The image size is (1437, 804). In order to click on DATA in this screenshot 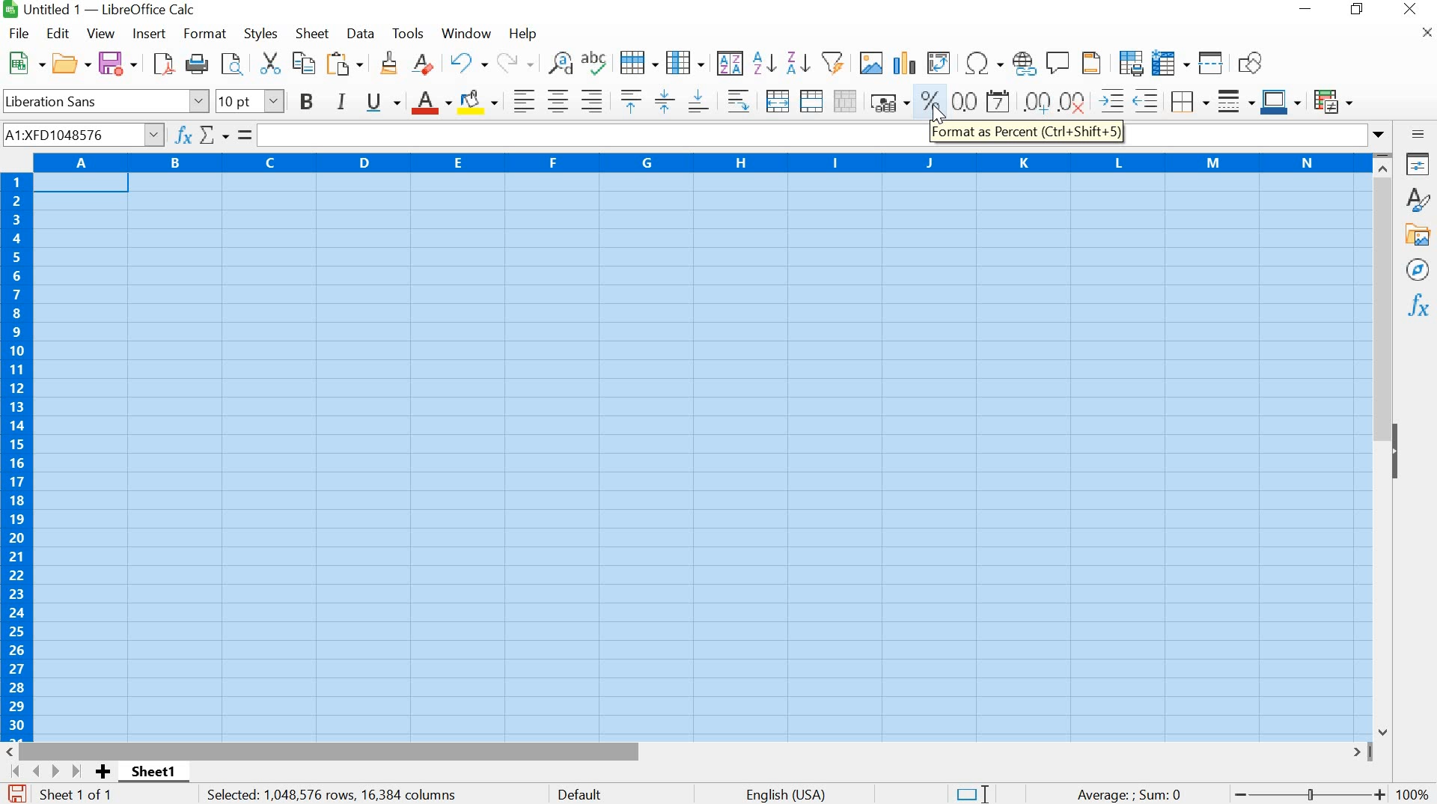, I will do `click(363, 32)`.